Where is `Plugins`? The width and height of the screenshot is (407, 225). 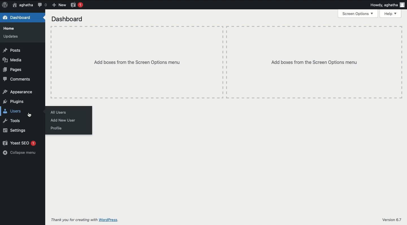
Plugins is located at coordinates (14, 101).